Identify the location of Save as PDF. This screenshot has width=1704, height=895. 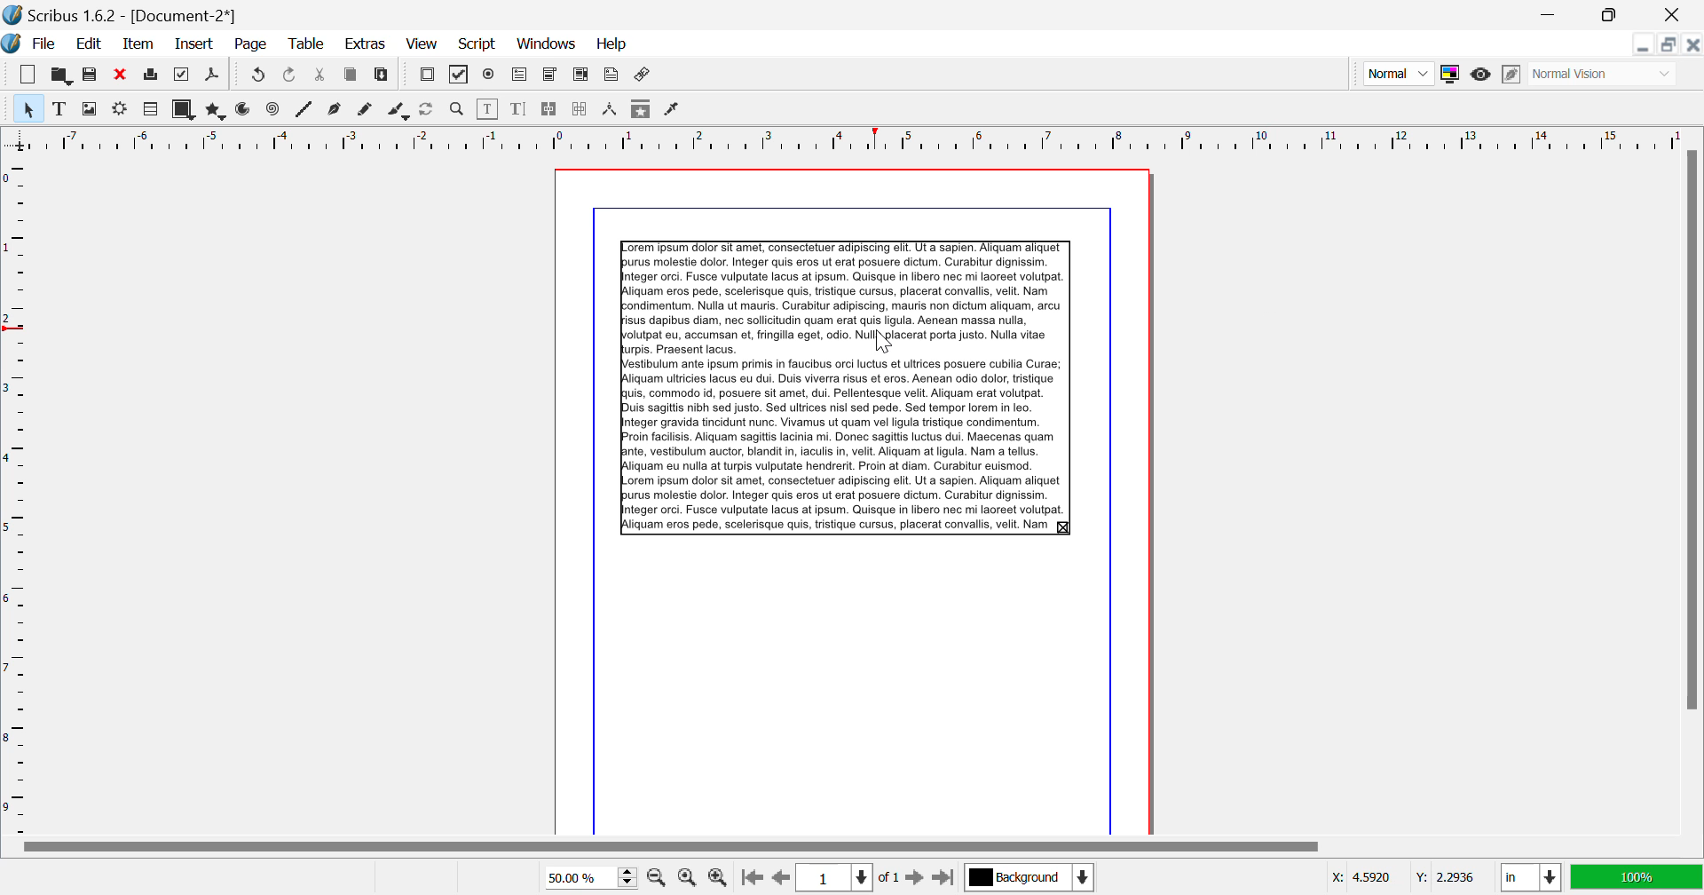
(213, 76).